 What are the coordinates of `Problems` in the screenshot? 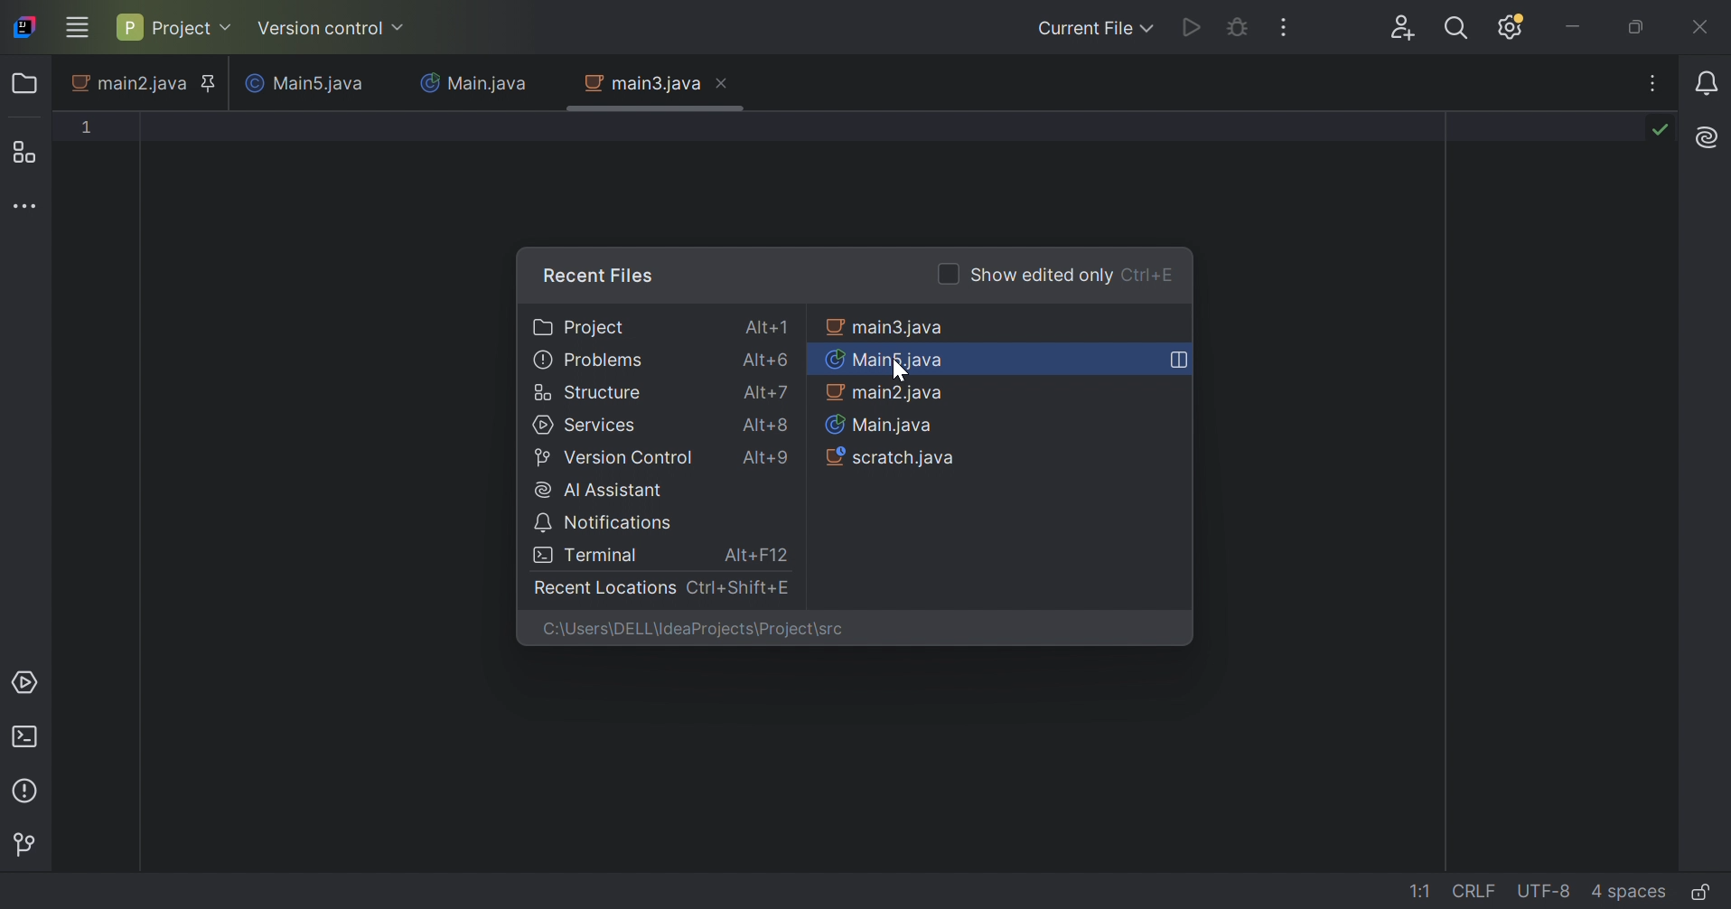 It's located at (25, 791).